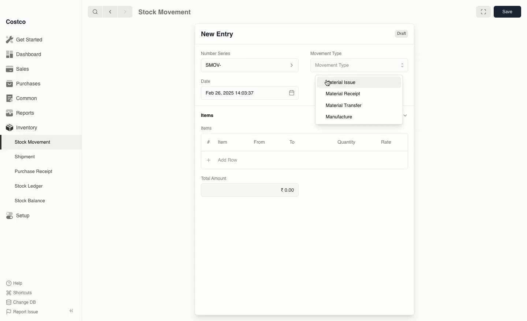 This screenshot has width=527, height=321. Describe the element at coordinates (206, 128) in the screenshot. I see `Items` at that location.